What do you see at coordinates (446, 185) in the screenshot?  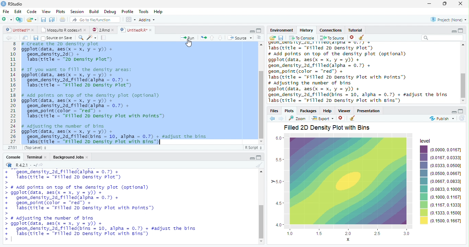 I see `(0.0000, 0.0167]
(0.0167,0.0333]
(0.0333,0,0500]
(0.0500,0.0667)
(0.0867, 0.0833)
(0.0833,0.1000)
(0.1000,0.1167)
(0.1167,0.1333]
(0.1333,0.1500]
0.1500, 0.1667]` at bounding box center [446, 185].